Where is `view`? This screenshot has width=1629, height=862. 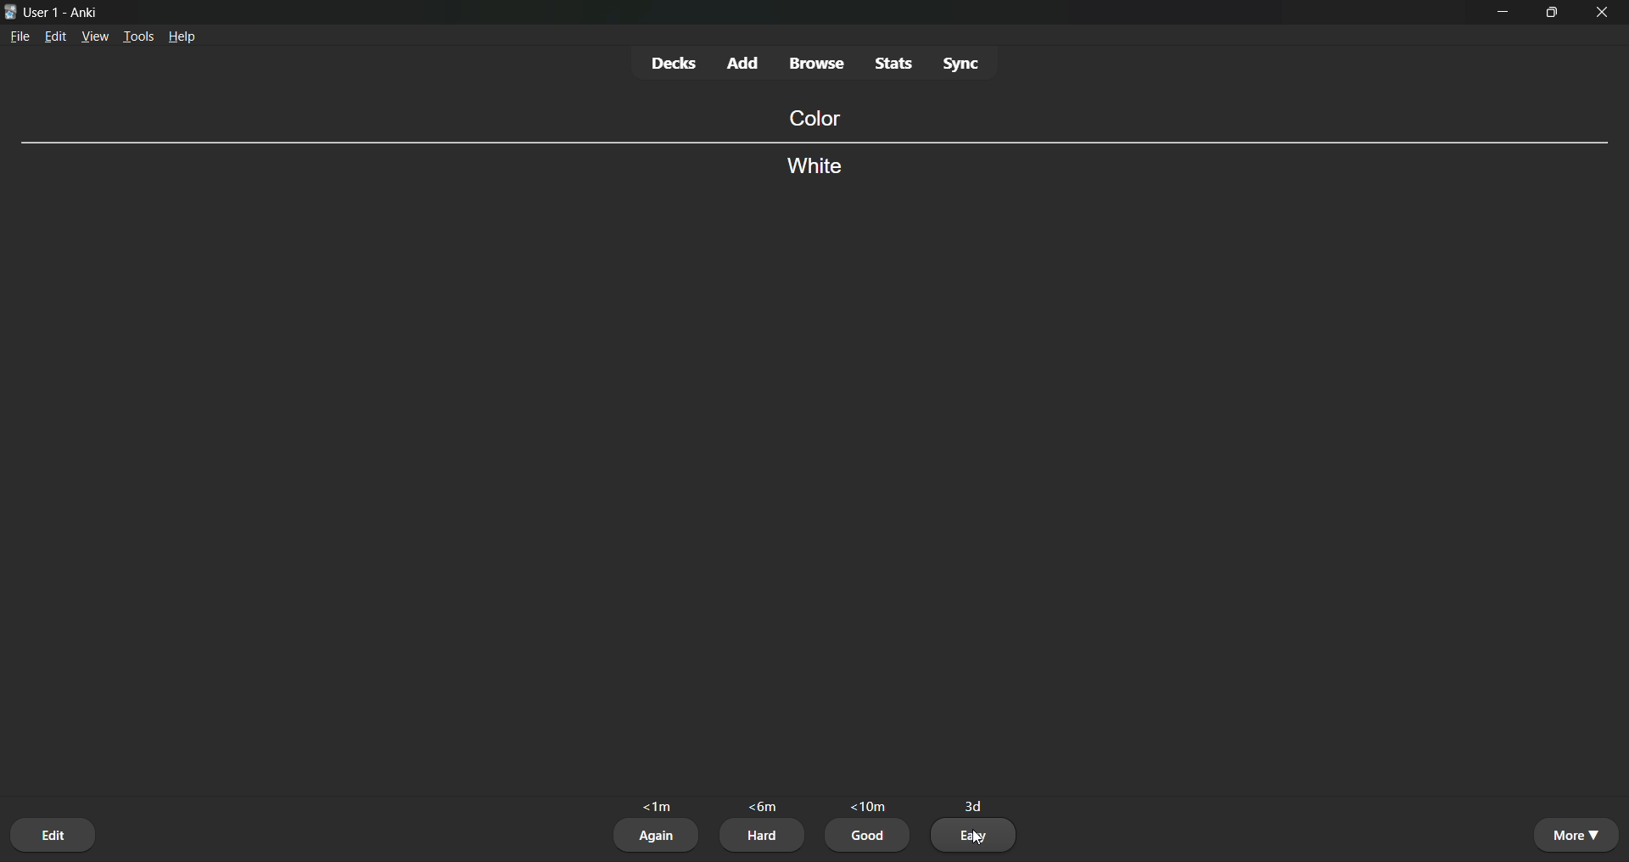
view is located at coordinates (95, 37).